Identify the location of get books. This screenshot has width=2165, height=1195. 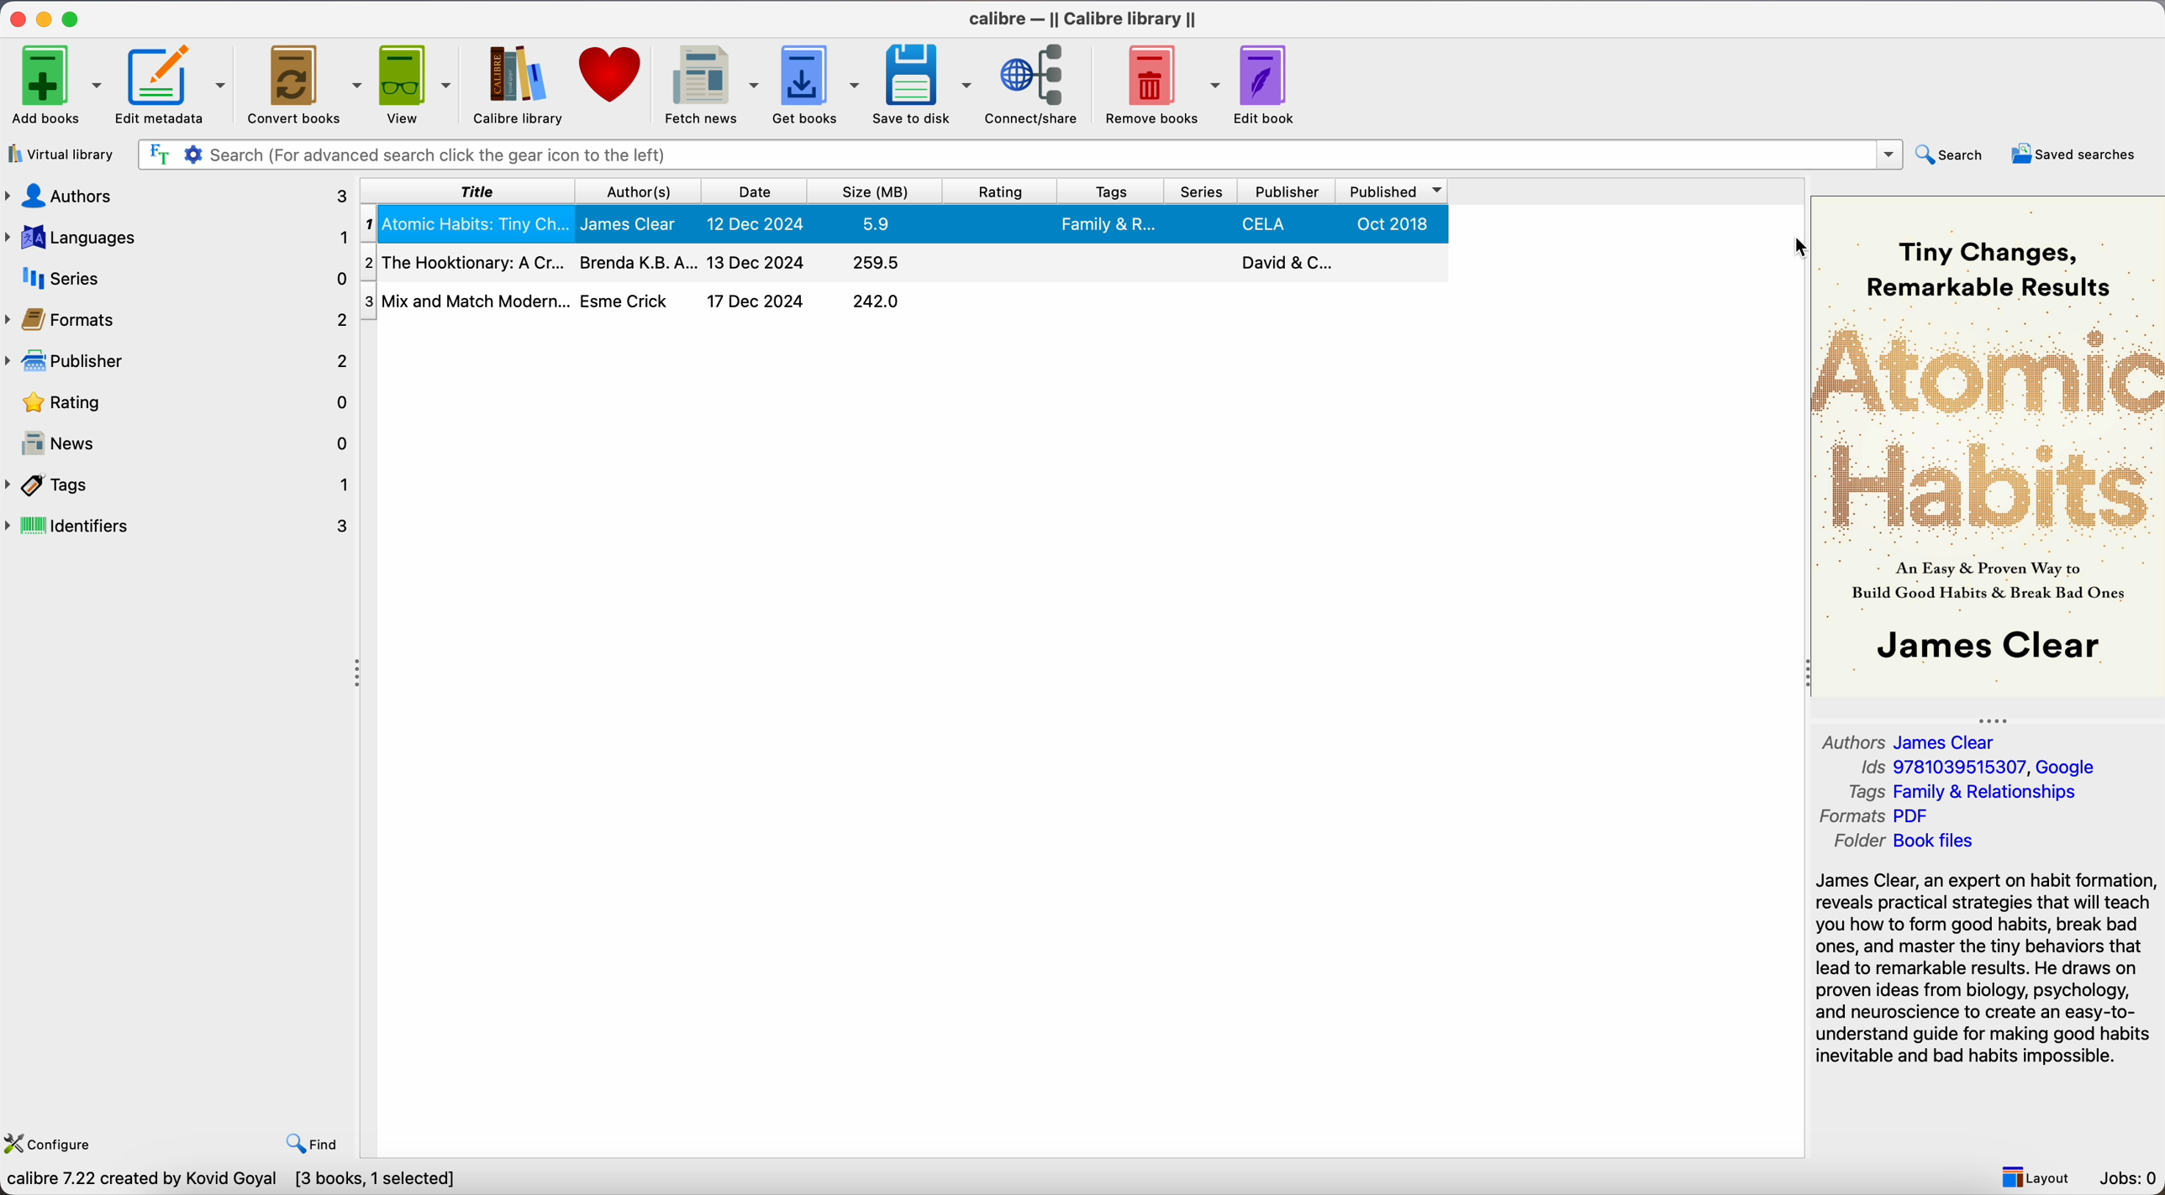
(817, 85).